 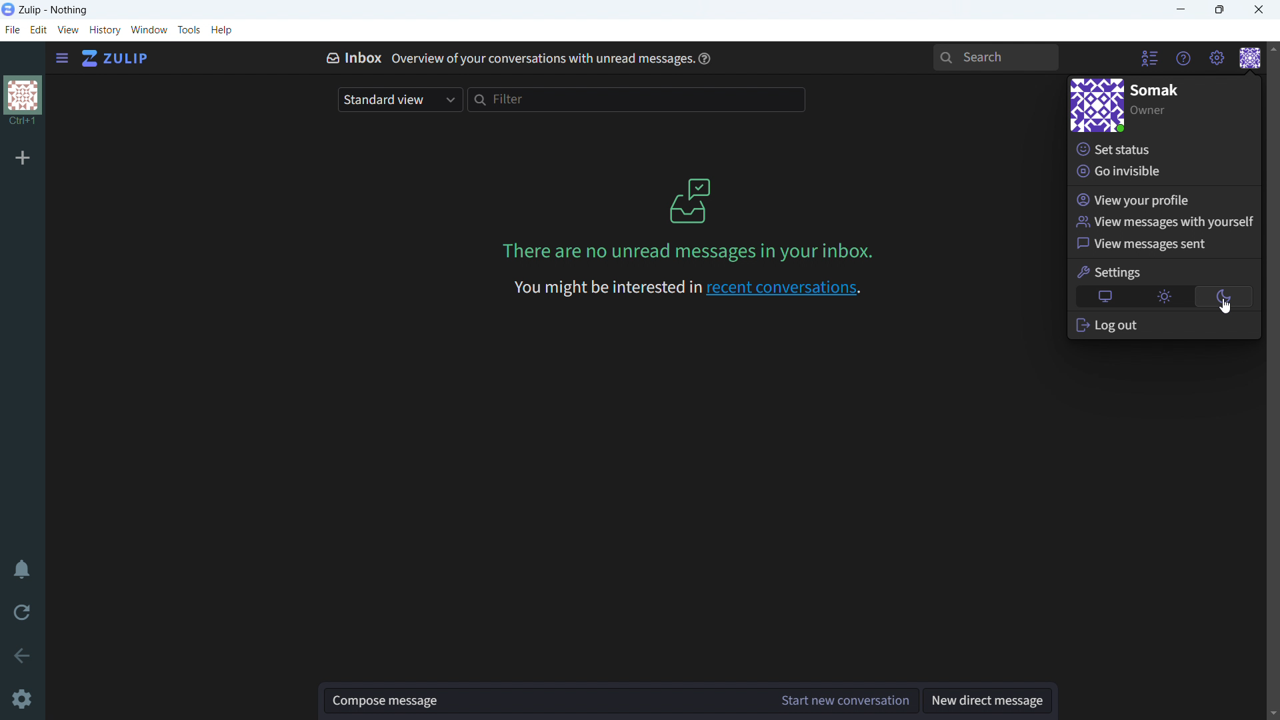 I want to click on open sidebar menu, so click(x=62, y=58).